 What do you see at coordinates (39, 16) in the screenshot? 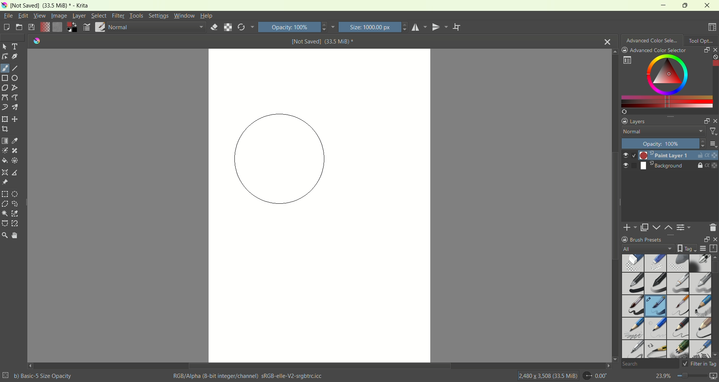
I see `view` at bounding box center [39, 16].